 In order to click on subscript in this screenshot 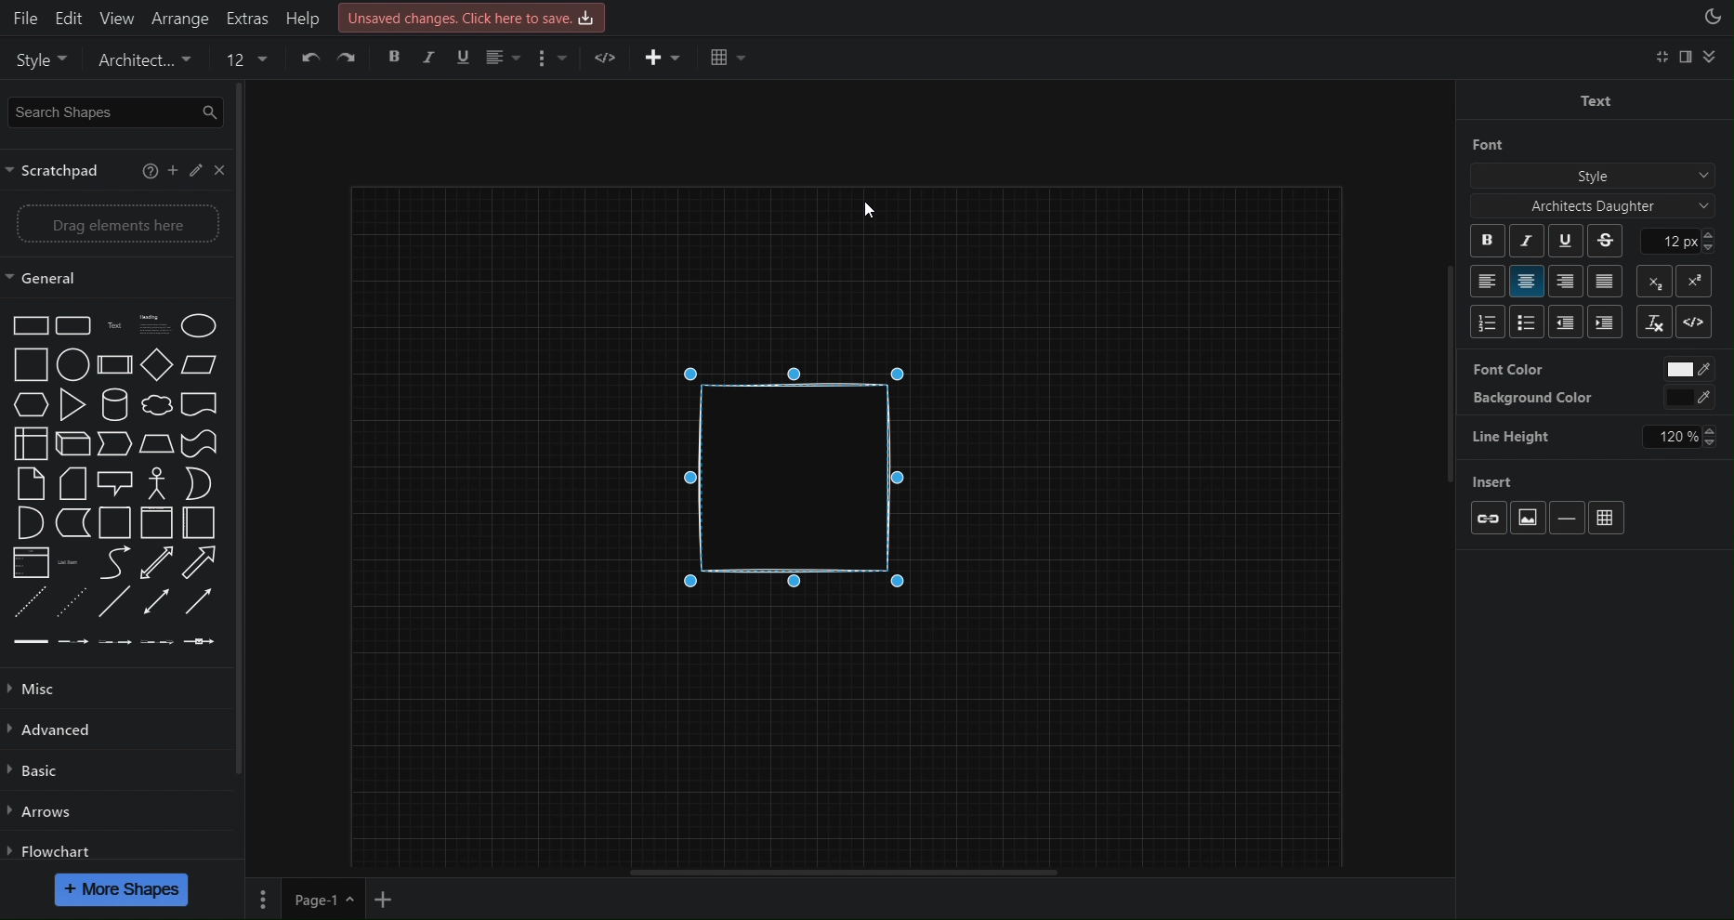, I will do `click(1660, 281)`.